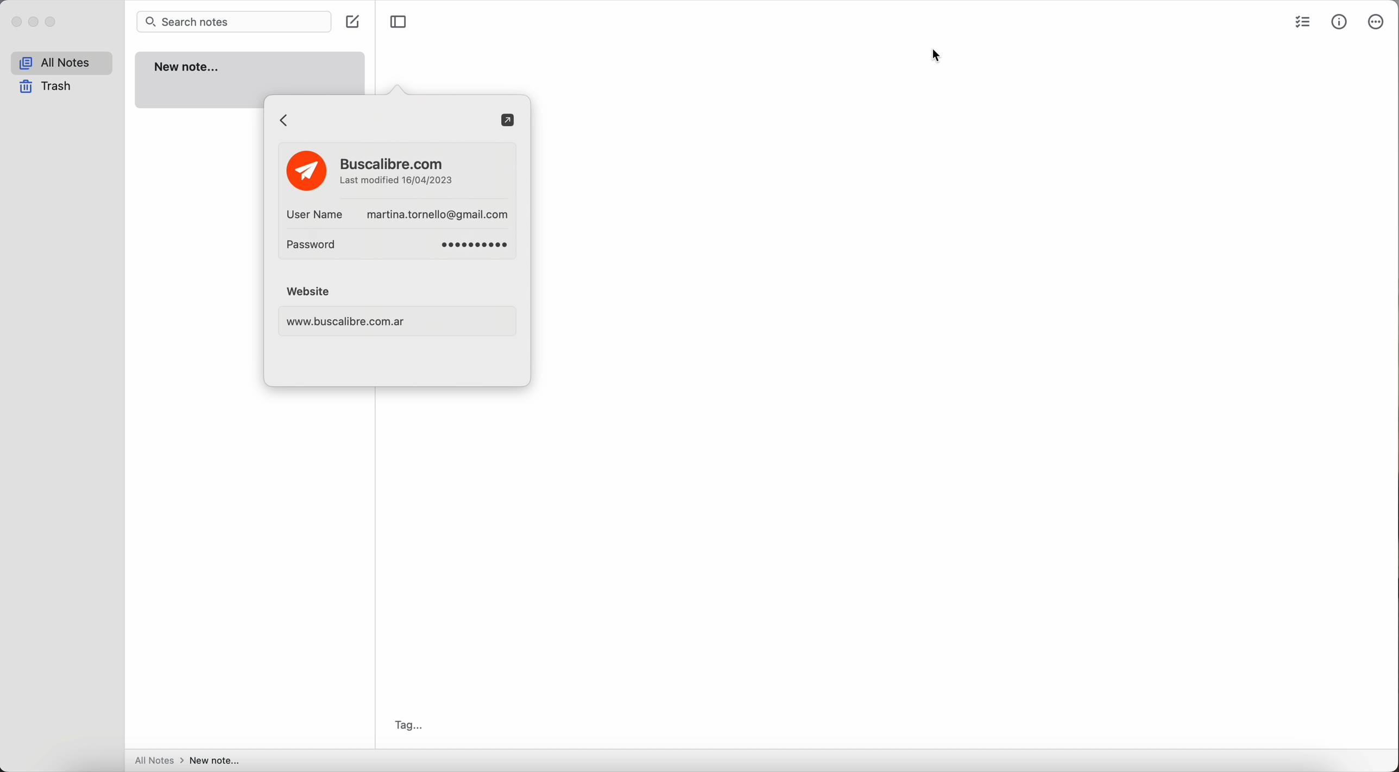  Describe the element at coordinates (36, 22) in the screenshot. I see `minimize Simplenote` at that location.